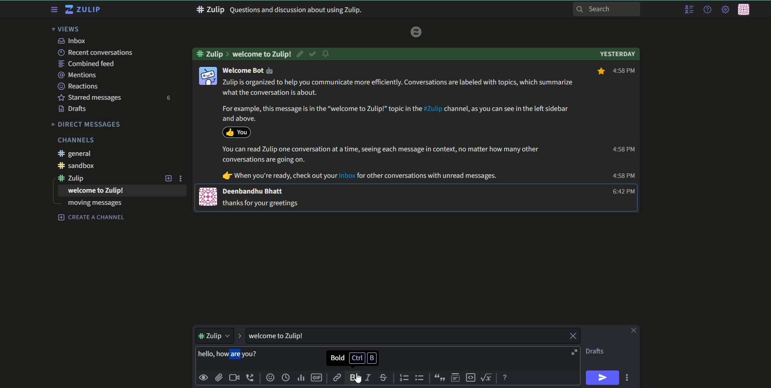 The height and width of the screenshot is (388, 771). Describe the element at coordinates (207, 76) in the screenshot. I see `icon` at that location.